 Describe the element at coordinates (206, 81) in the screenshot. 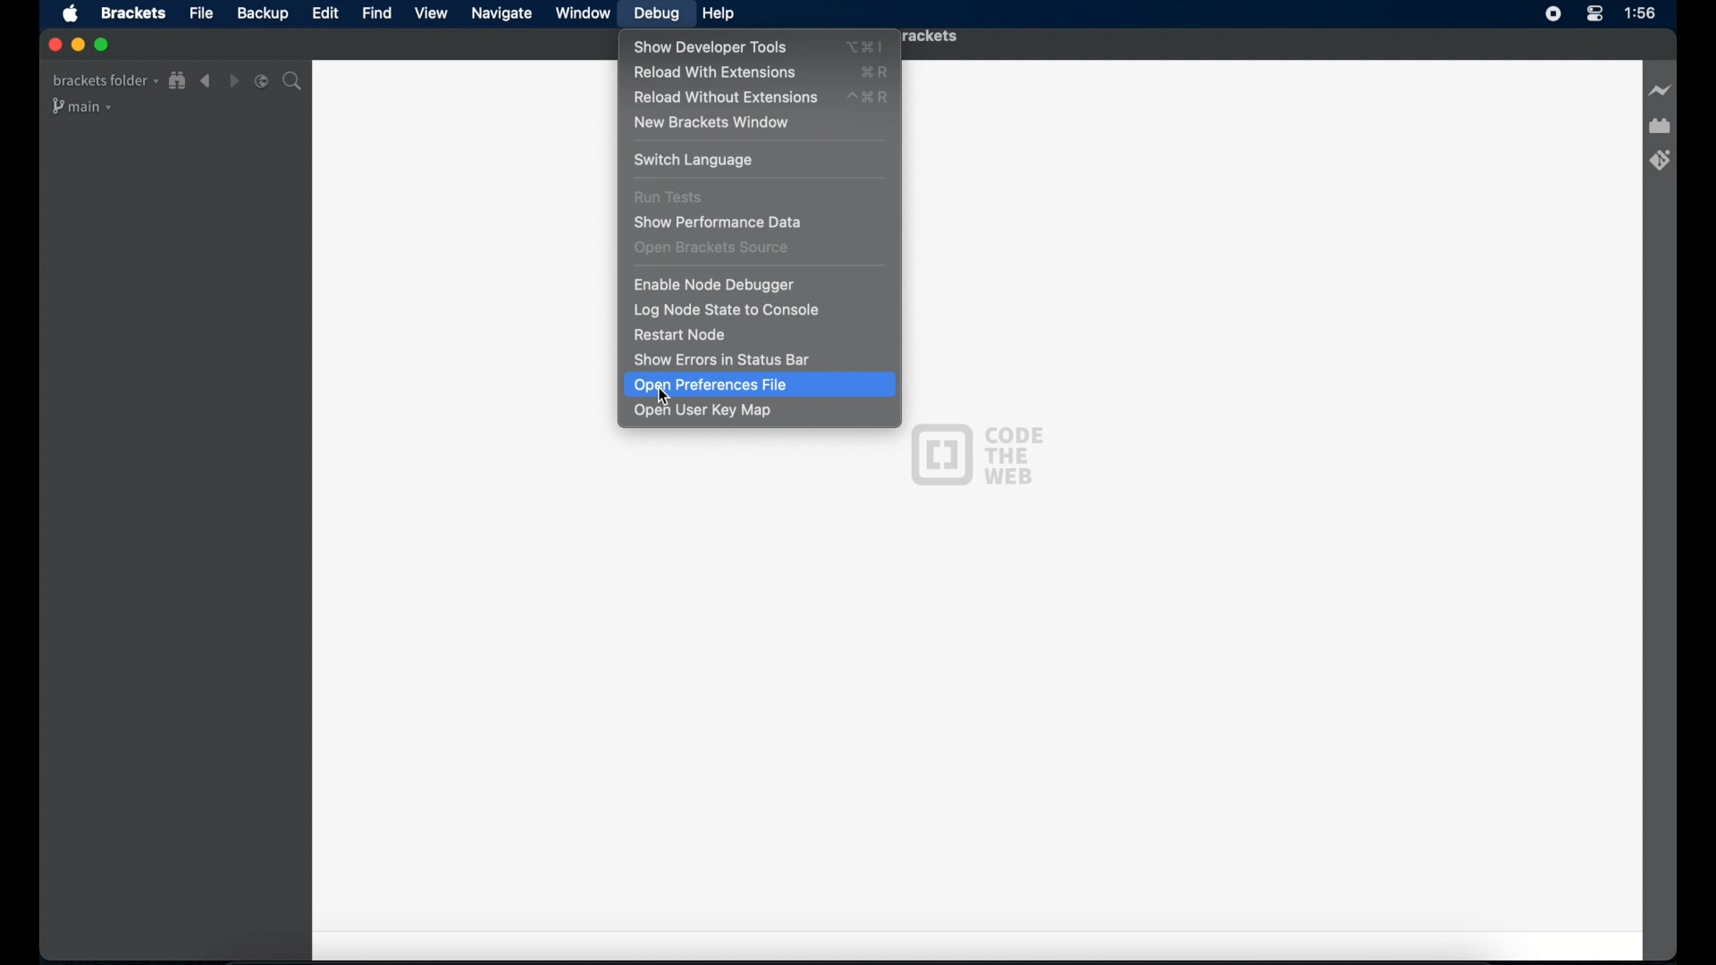

I see `navigate backward` at that location.